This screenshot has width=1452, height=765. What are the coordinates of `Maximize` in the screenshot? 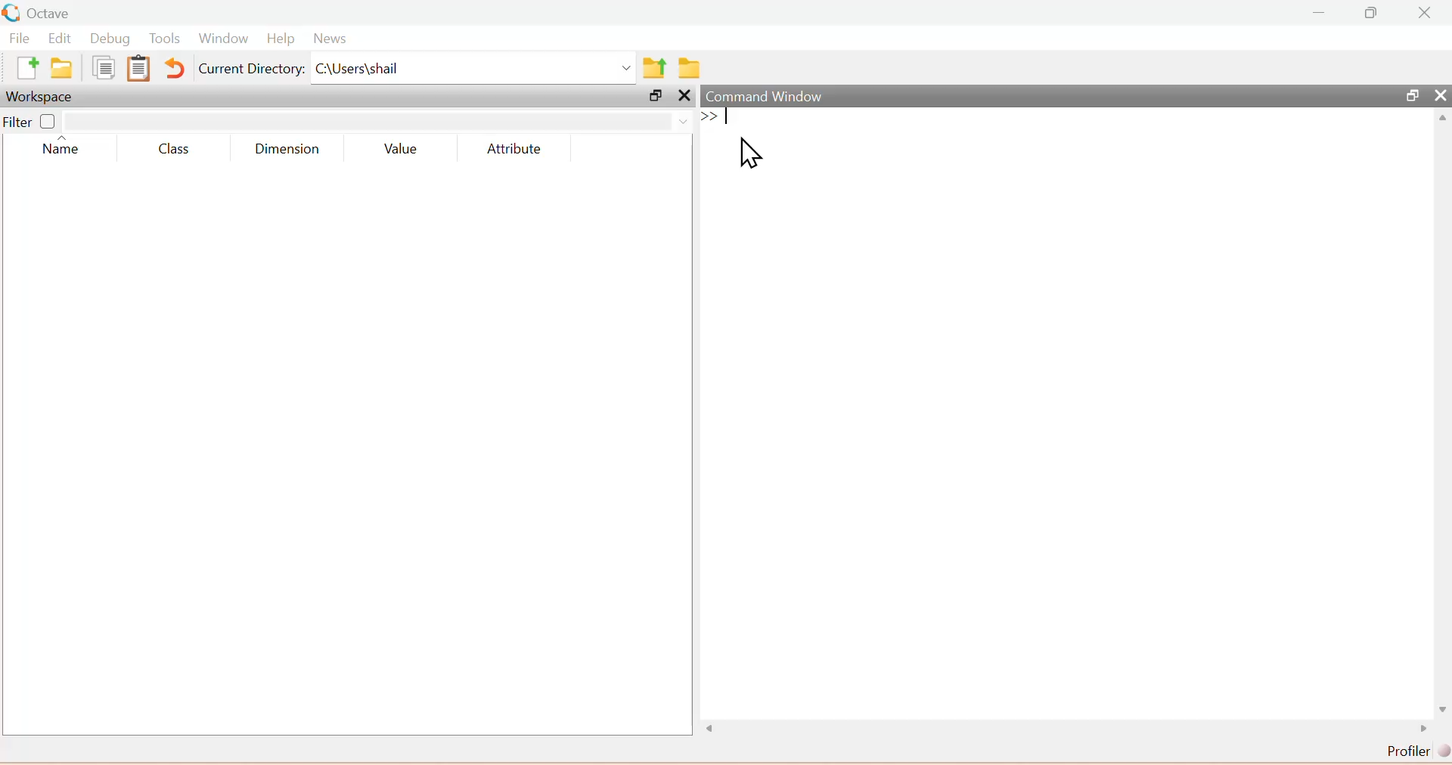 It's located at (653, 96).